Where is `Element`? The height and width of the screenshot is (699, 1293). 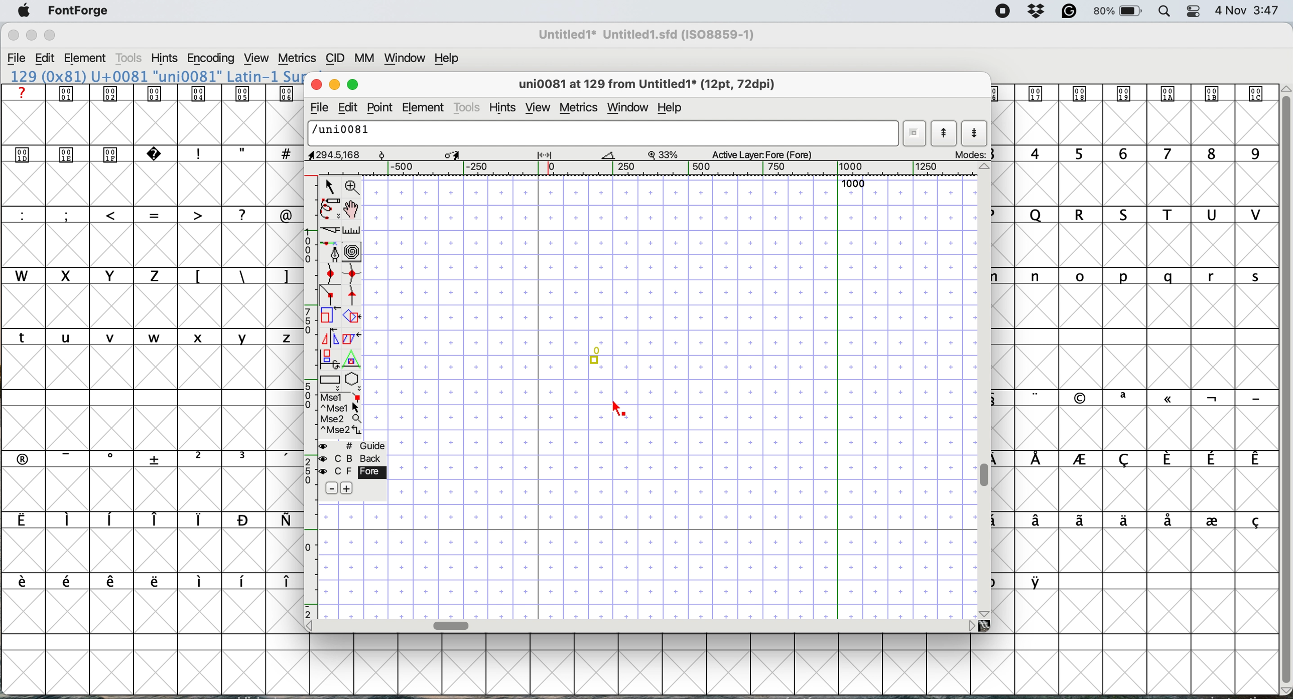 Element is located at coordinates (85, 59).